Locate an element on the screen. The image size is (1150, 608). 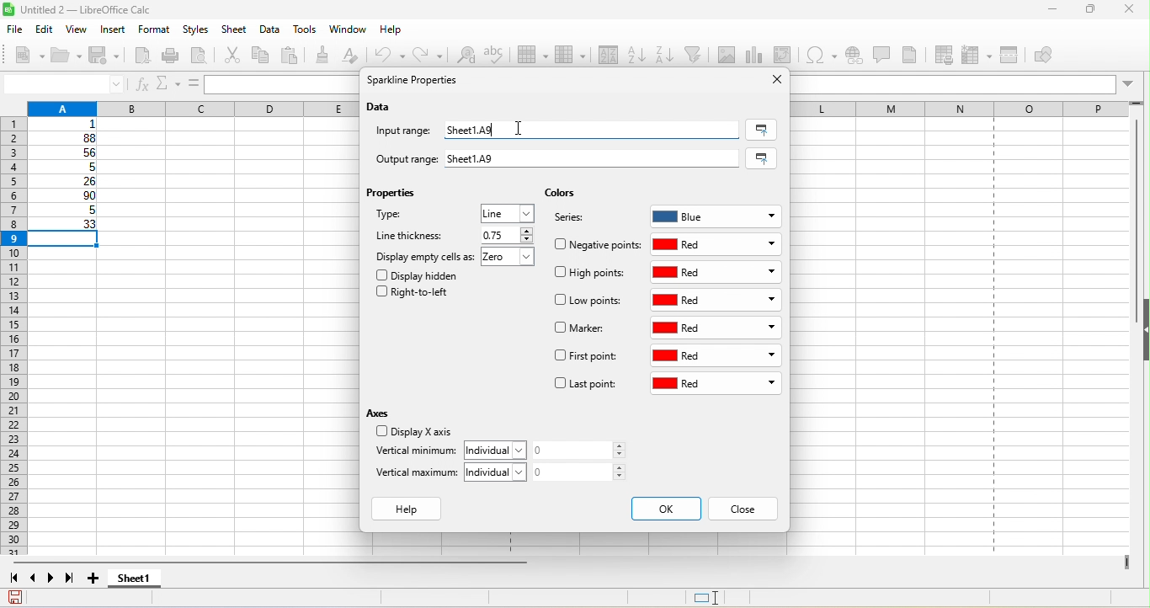
axes is located at coordinates (381, 413).